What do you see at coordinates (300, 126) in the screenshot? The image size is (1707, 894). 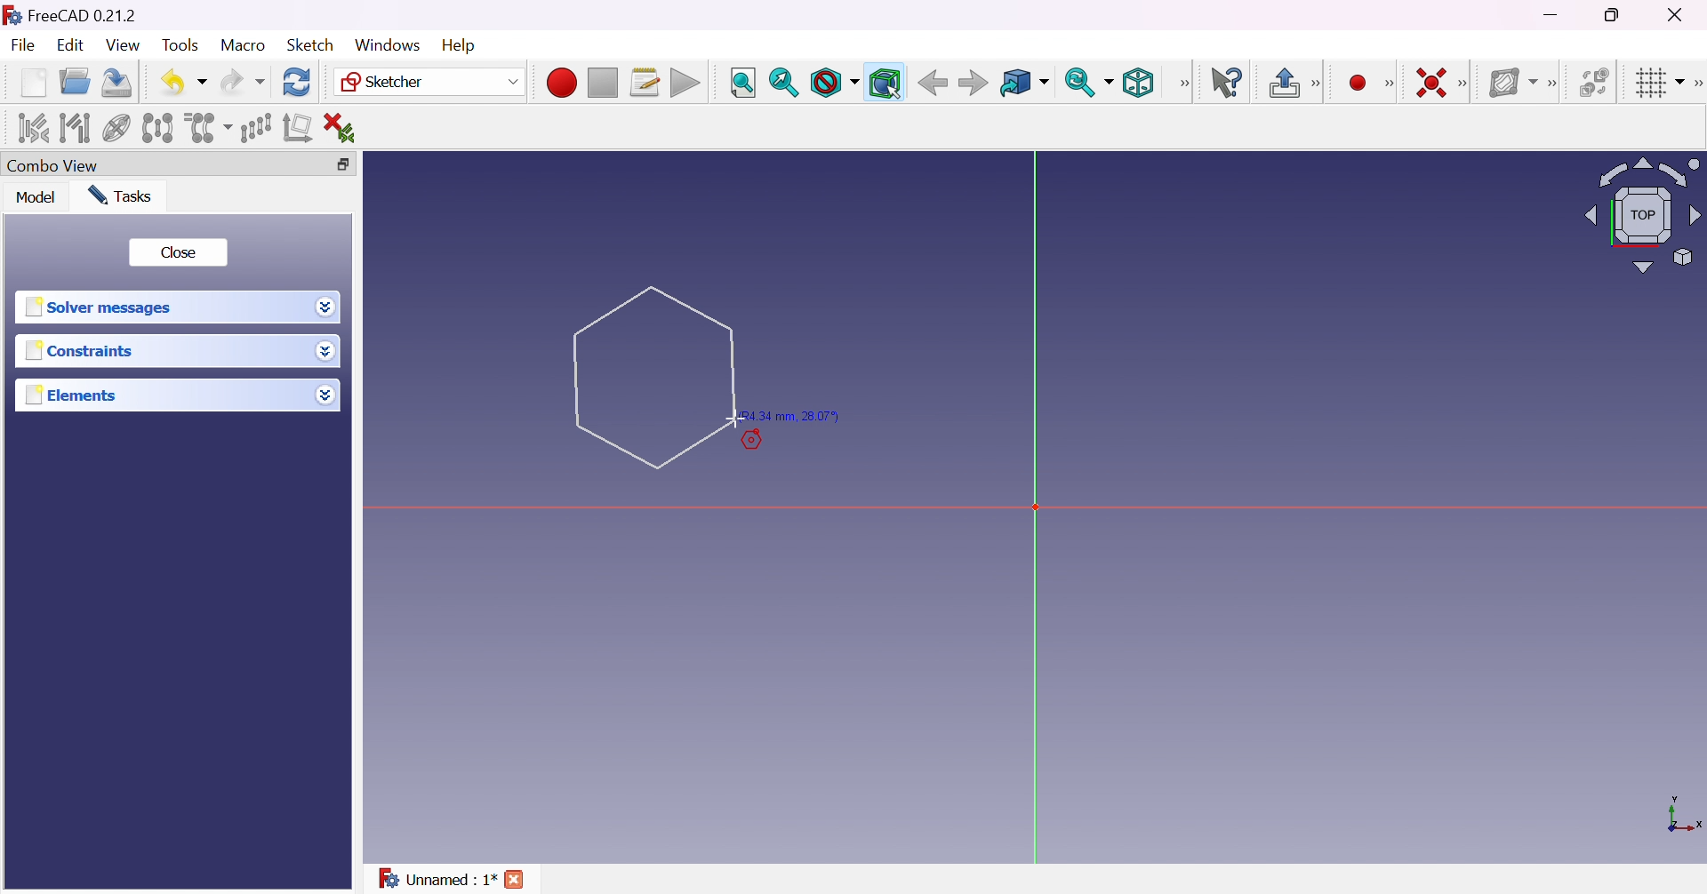 I see `Remove axis alignment` at bounding box center [300, 126].